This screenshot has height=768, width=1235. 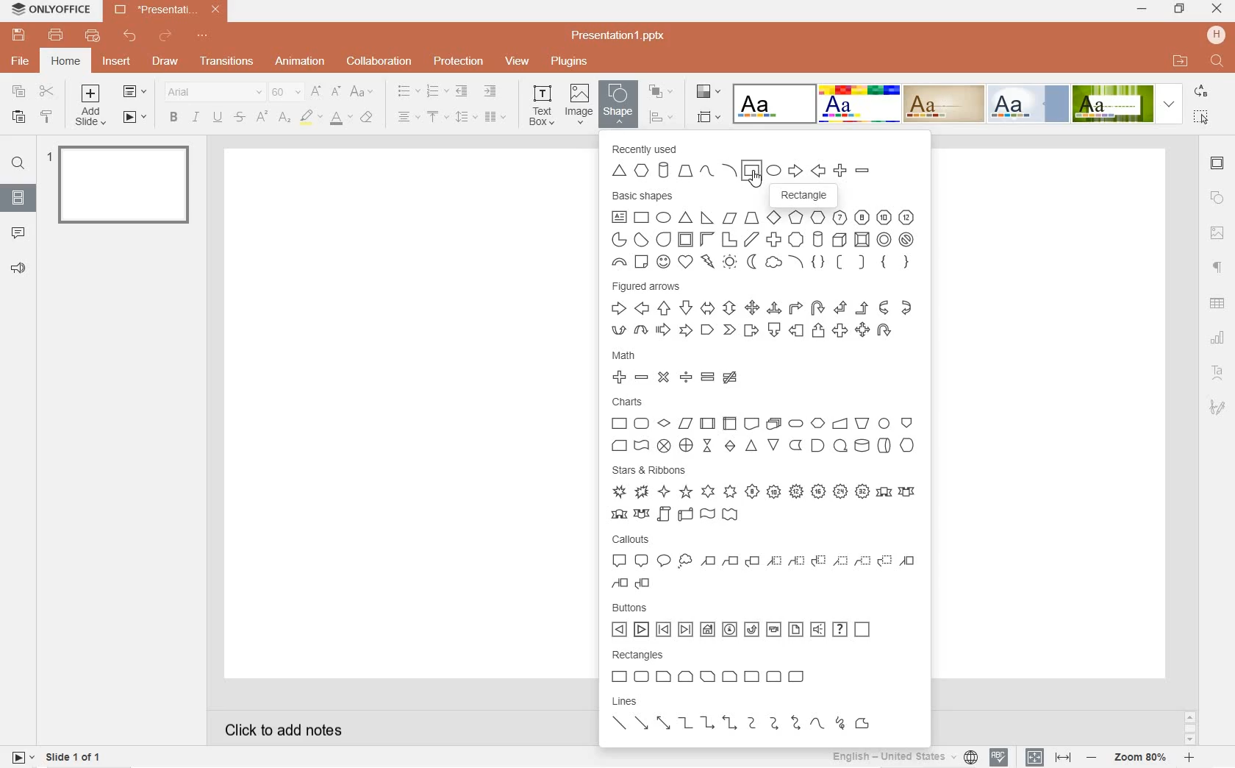 What do you see at coordinates (458, 63) in the screenshot?
I see `protection` at bounding box center [458, 63].